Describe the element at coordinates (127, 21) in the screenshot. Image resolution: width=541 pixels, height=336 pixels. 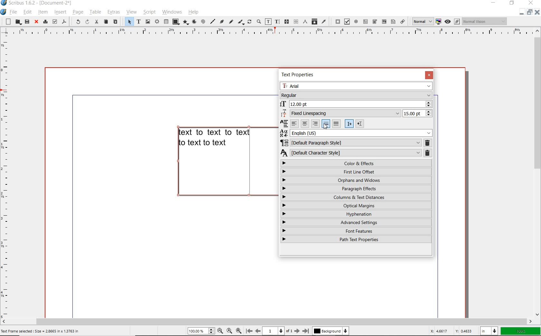
I see `select item` at that location.